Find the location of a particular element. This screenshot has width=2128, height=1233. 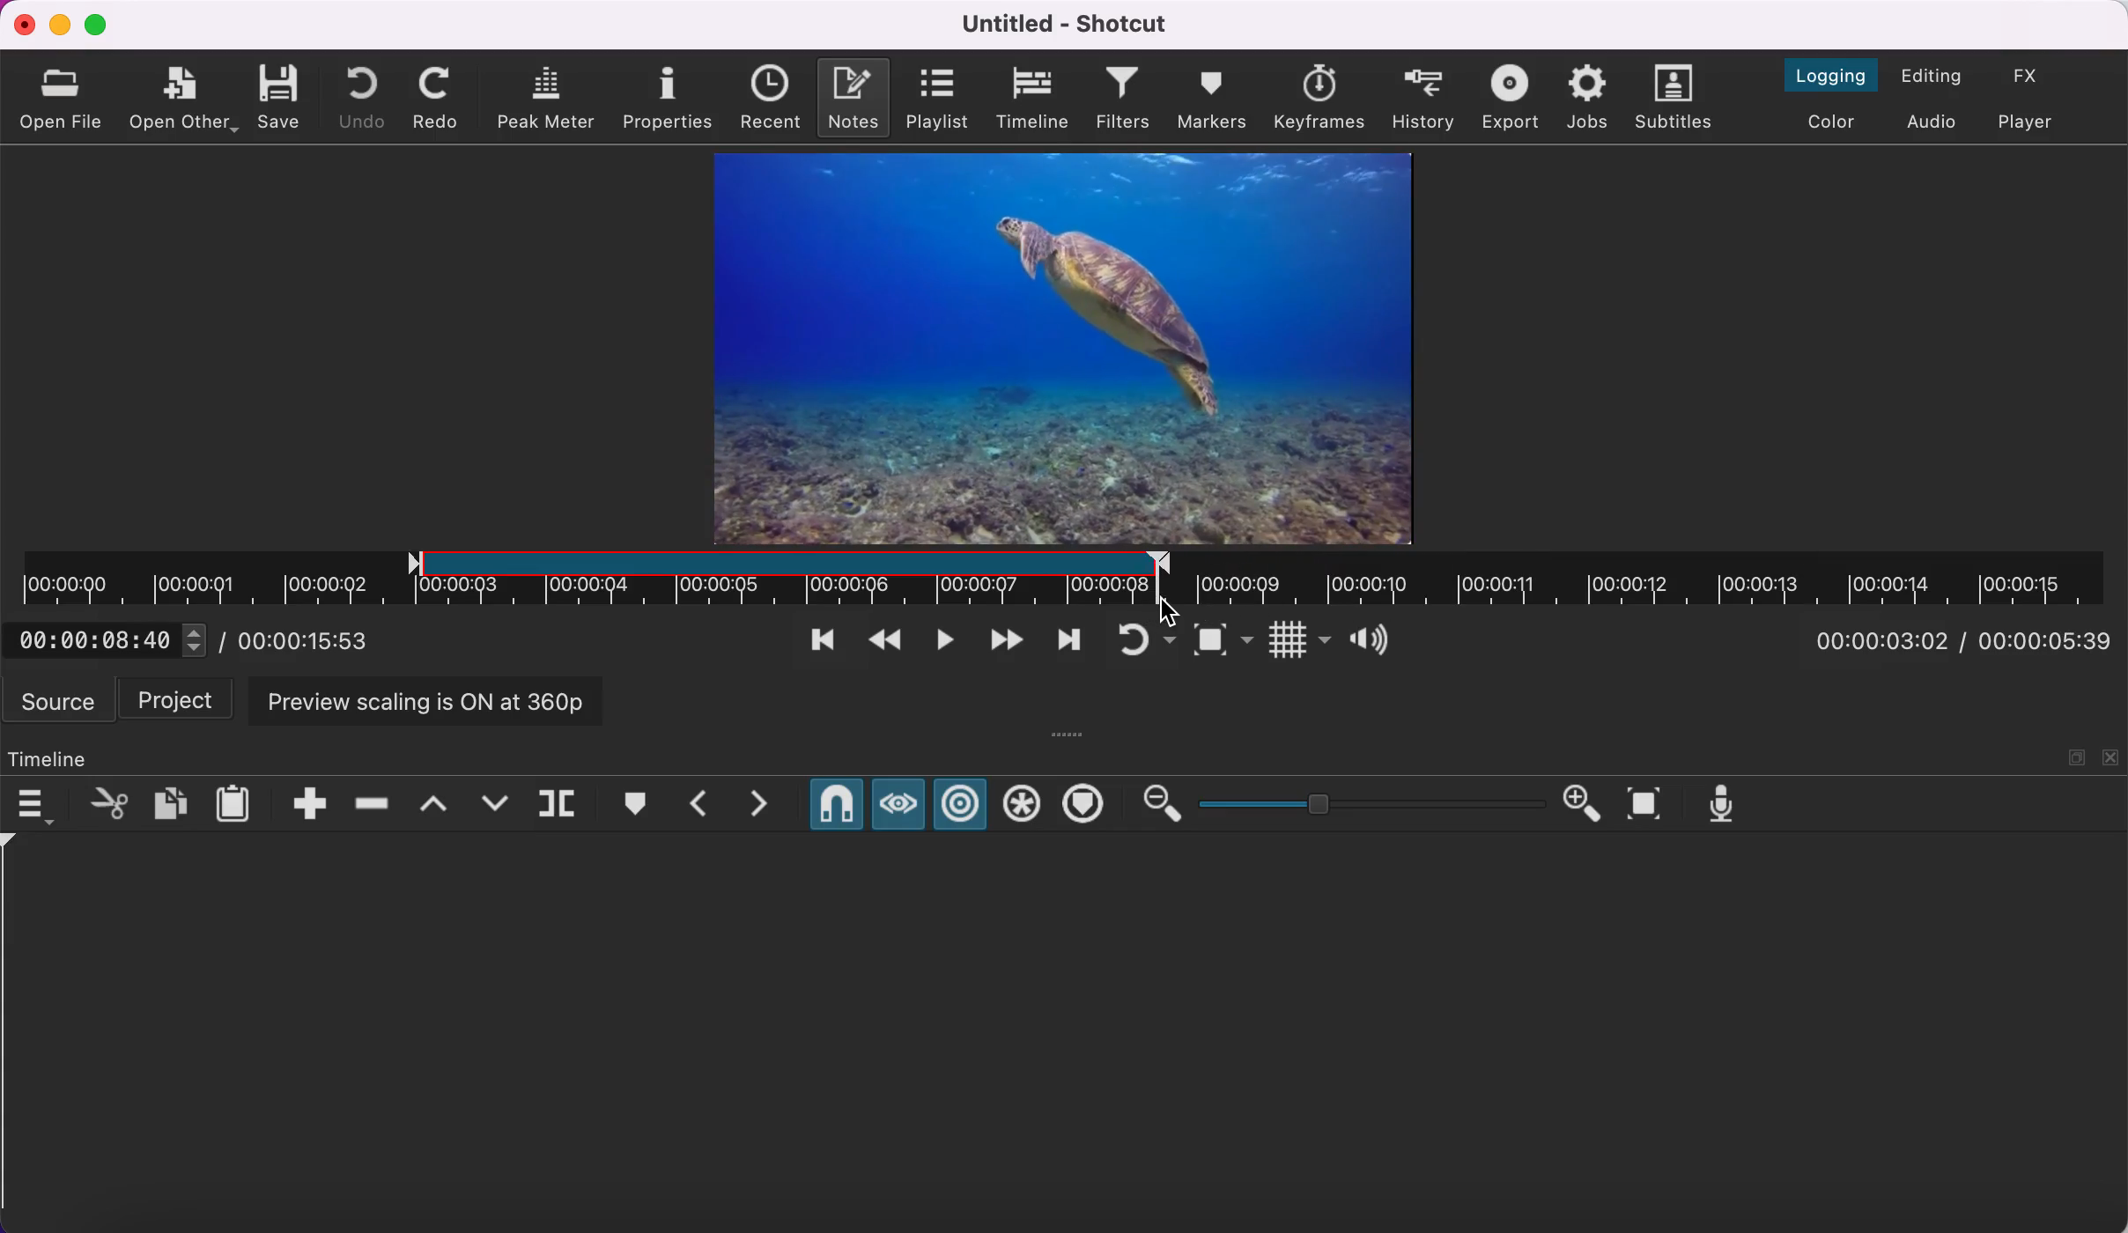

overwrite is located at coordinates (493, 803).